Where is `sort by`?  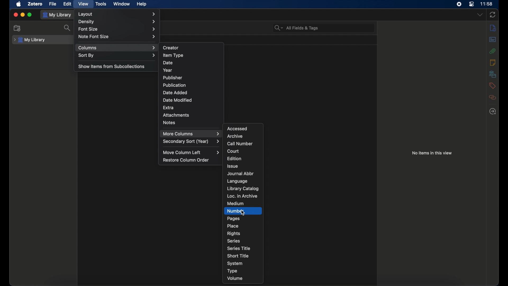 sort by is located at coordinates (116, 55).